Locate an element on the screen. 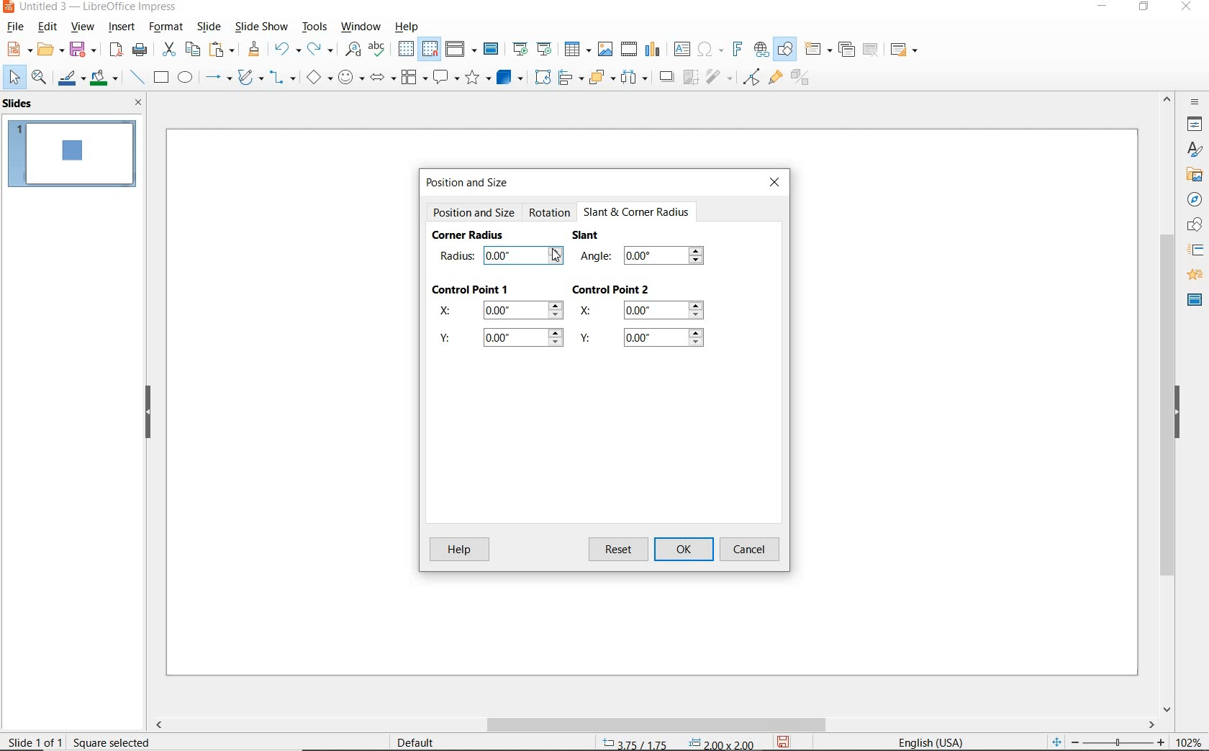 This screenshot has height=751, width=1209. flowchart is located at coordinates (415, 78).